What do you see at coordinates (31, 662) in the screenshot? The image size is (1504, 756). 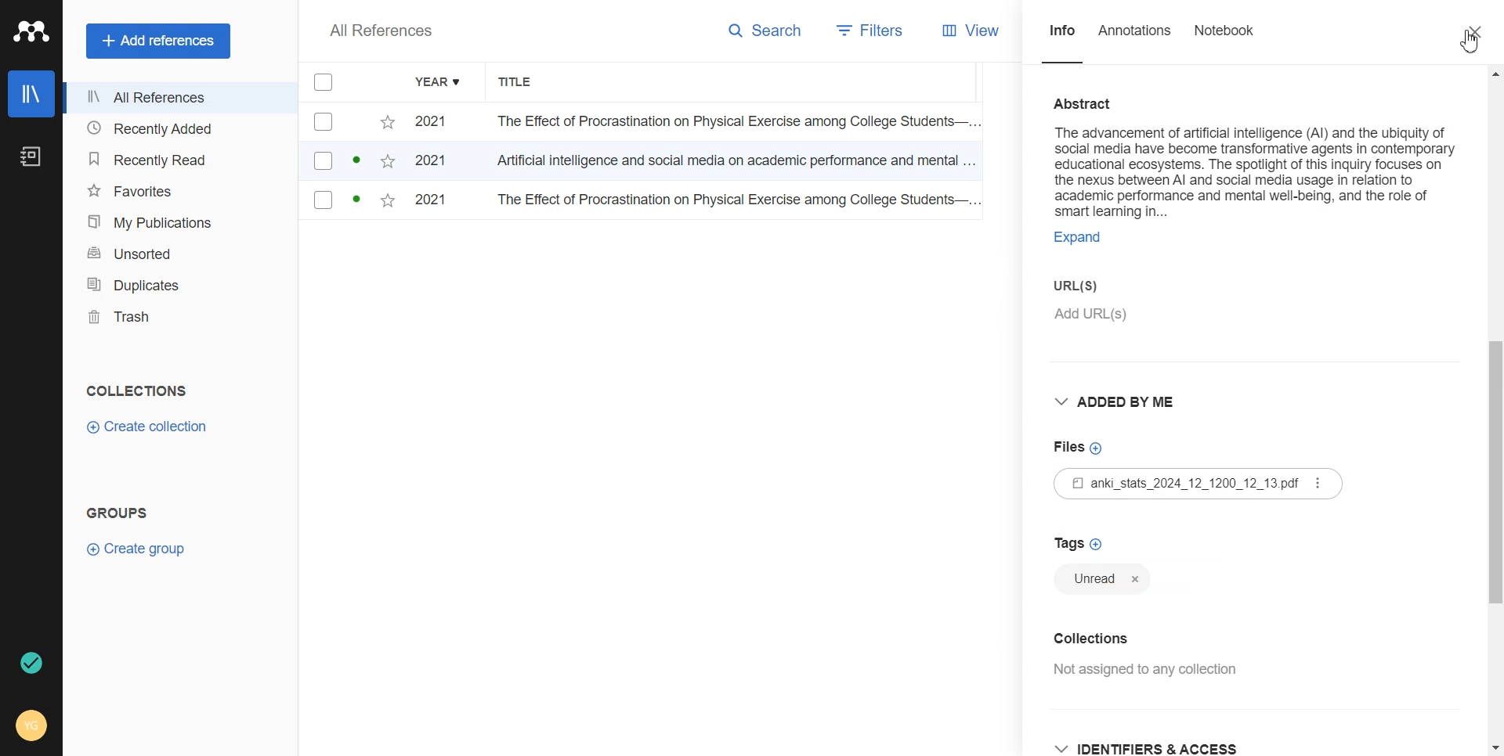 I see `Auto sync` at bounding box center [31, 662].